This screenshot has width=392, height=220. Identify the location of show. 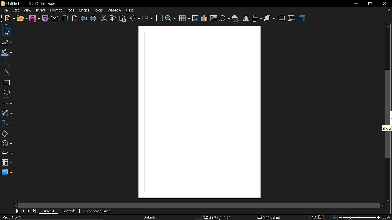
(386, 128).